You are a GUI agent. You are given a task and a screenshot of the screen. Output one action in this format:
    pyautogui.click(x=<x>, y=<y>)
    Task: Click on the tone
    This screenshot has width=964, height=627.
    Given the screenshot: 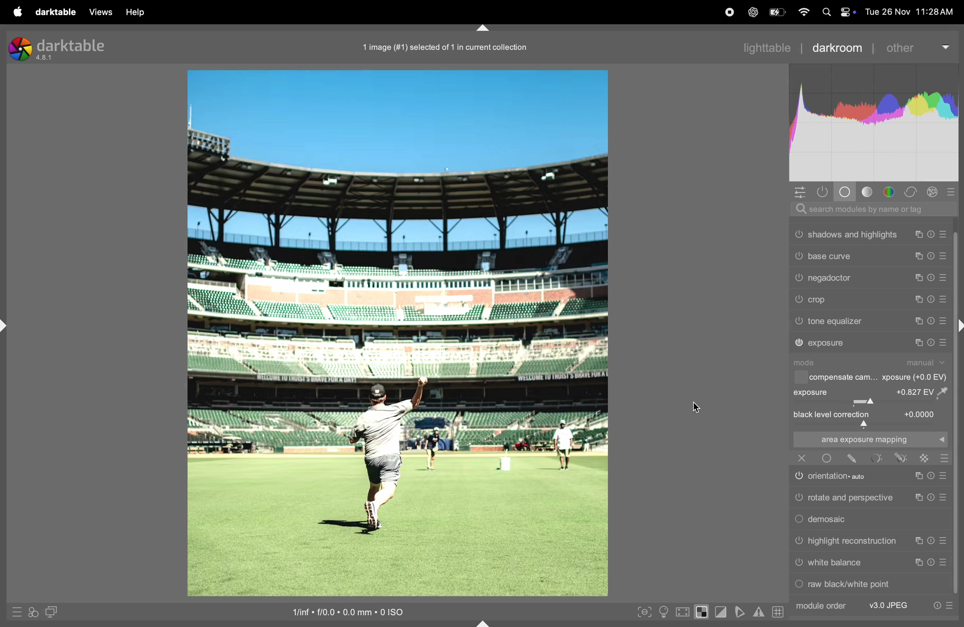 What is the action you would take?
    pyautogui.click(x=868, y=192)
    